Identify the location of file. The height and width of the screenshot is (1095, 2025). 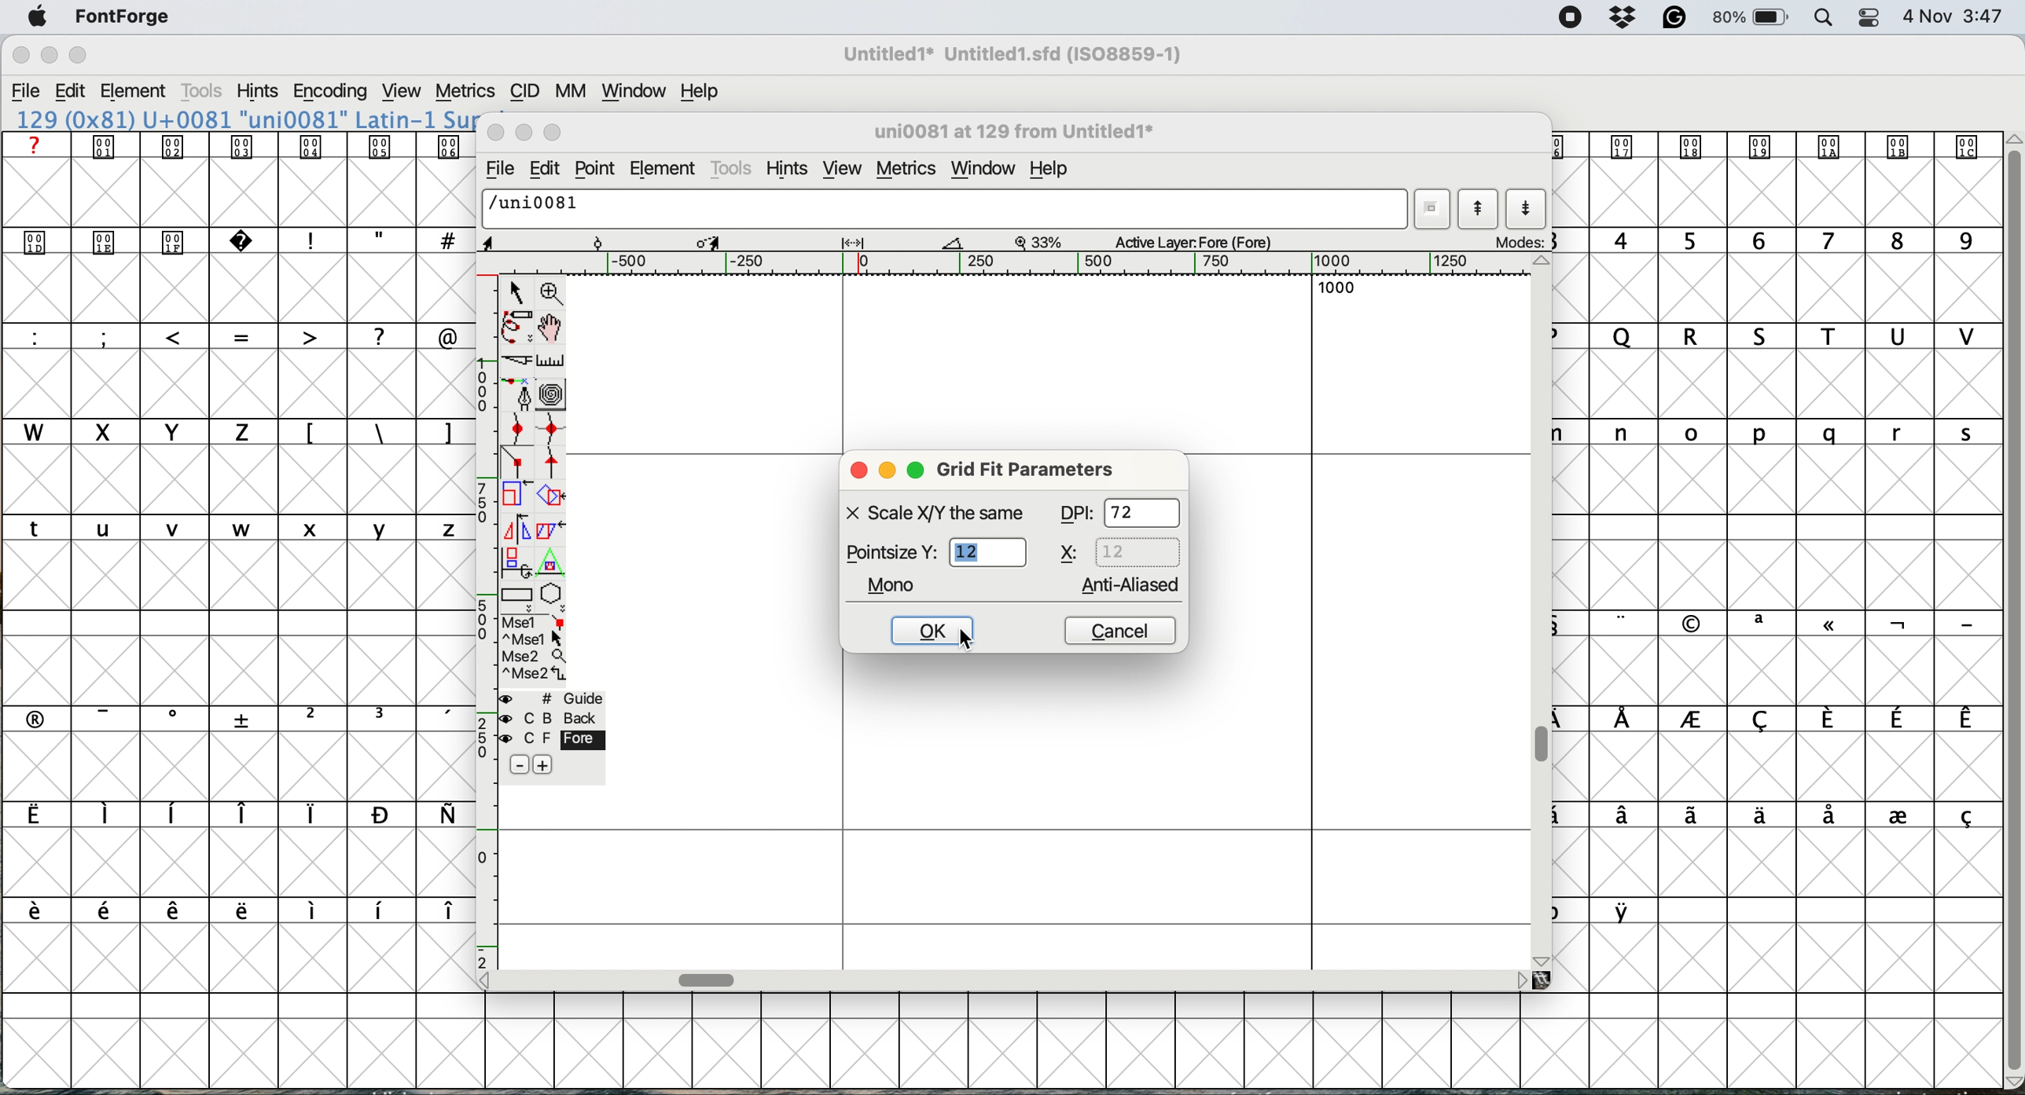
(502, 167).